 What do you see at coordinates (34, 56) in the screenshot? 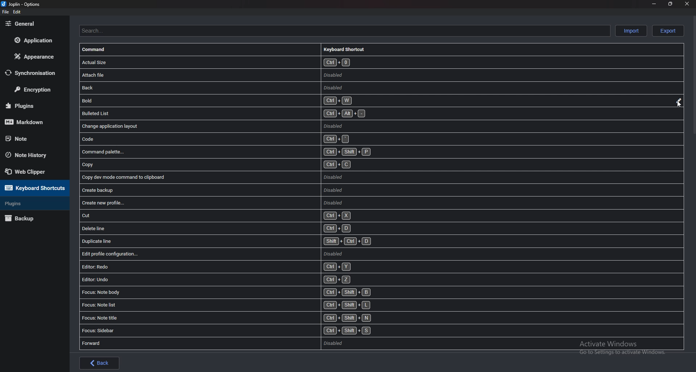
I see `Appearance` at bounding box center [34, 56].